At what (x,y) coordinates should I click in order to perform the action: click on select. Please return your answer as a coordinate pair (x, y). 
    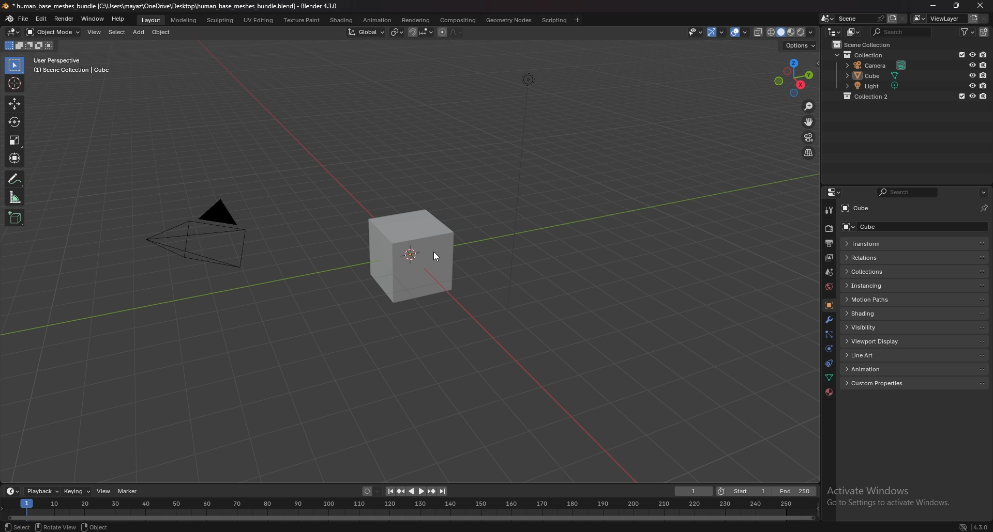
    Looking at the image, I should click on (117, 32).